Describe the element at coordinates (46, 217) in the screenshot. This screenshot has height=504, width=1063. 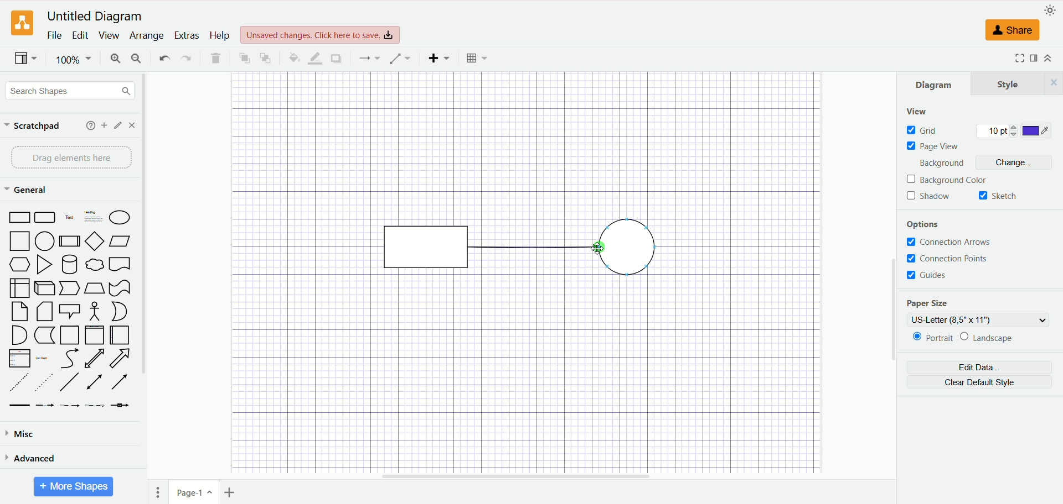
I see `Curved Edge Rectangle` at that location.